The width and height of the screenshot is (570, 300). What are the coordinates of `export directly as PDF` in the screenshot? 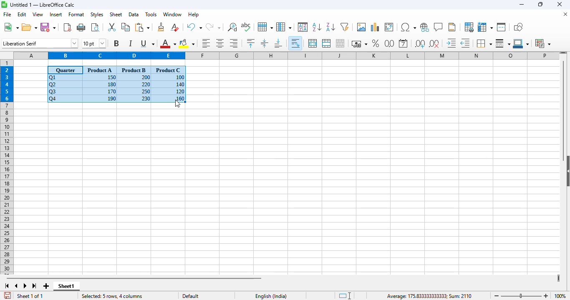 It's located at (67, 27).